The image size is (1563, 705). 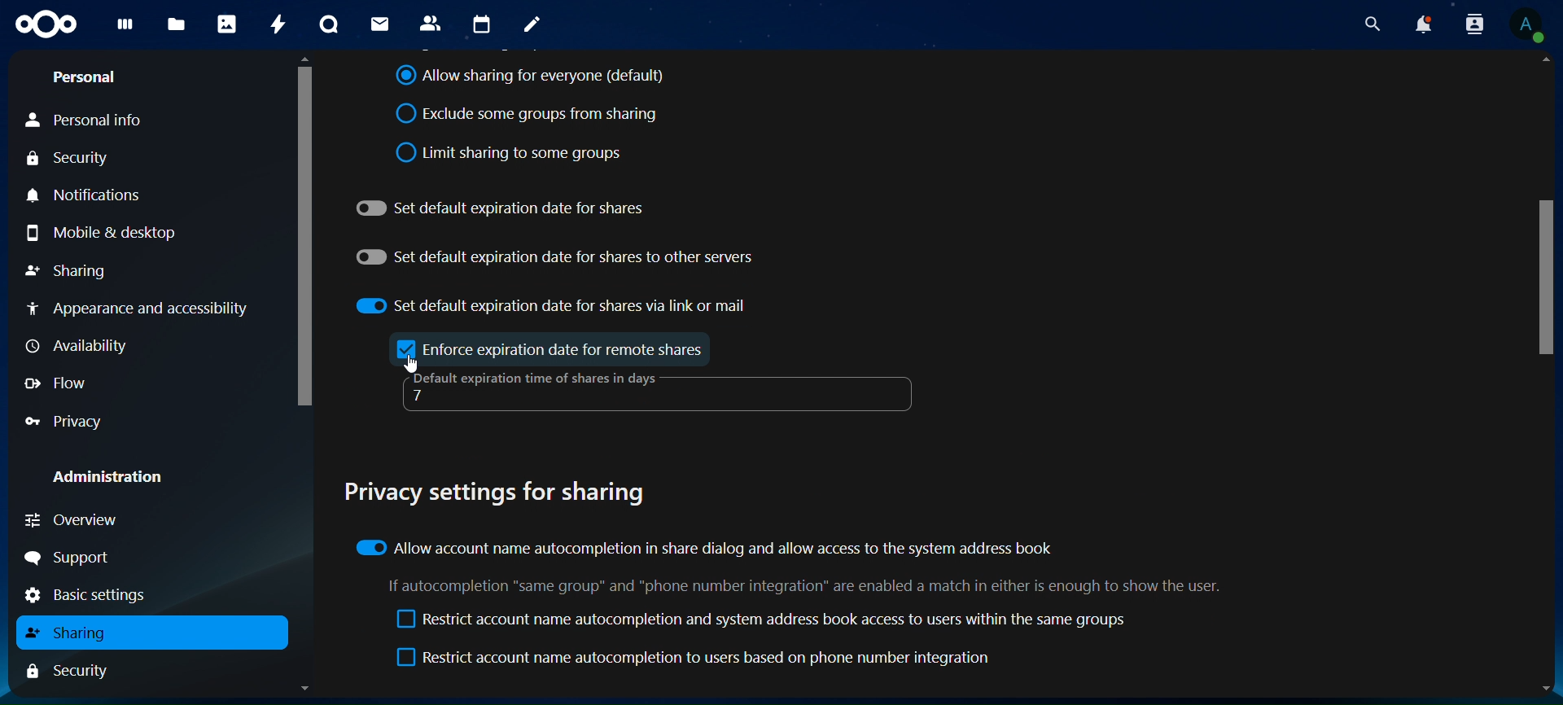 I want to click on text, so click(x=812, y=585).